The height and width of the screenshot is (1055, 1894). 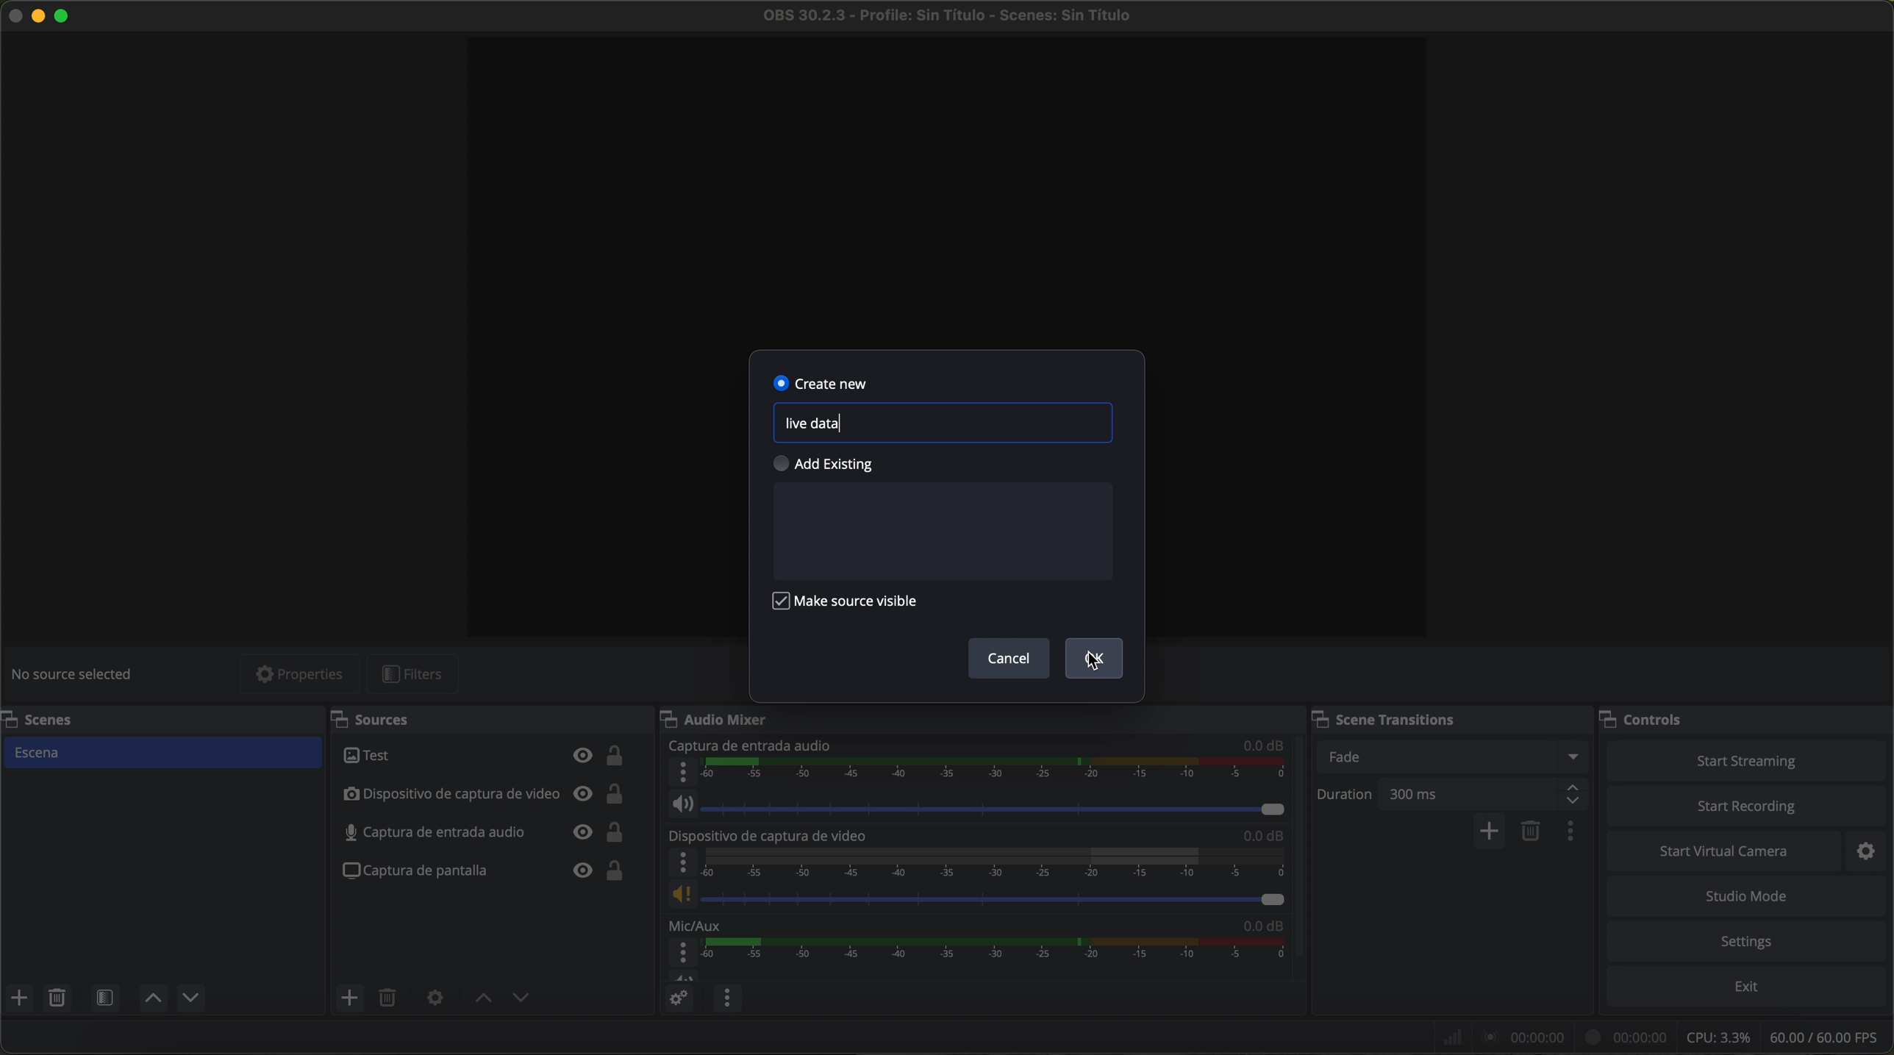 I want to click on add existing, so click(x=832, y=465).